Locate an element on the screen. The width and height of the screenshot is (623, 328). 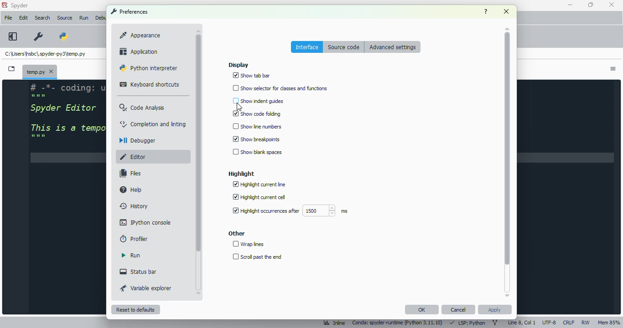
highlight current line is located at coordinates (259, 184).